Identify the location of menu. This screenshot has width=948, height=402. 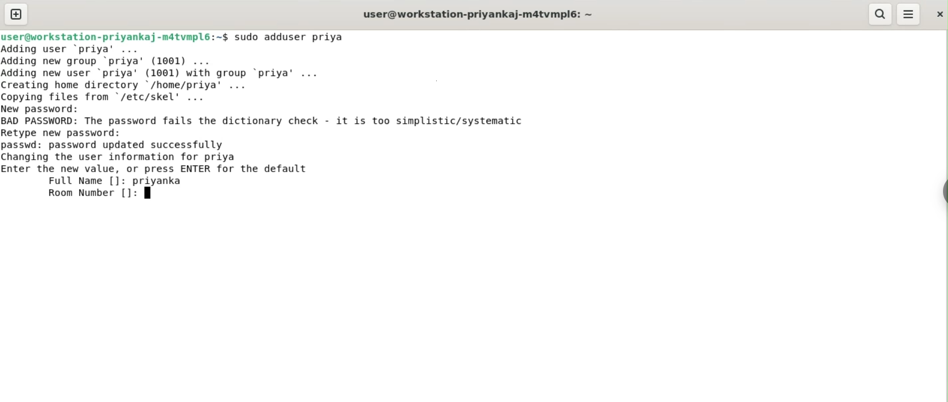
(909, 14).